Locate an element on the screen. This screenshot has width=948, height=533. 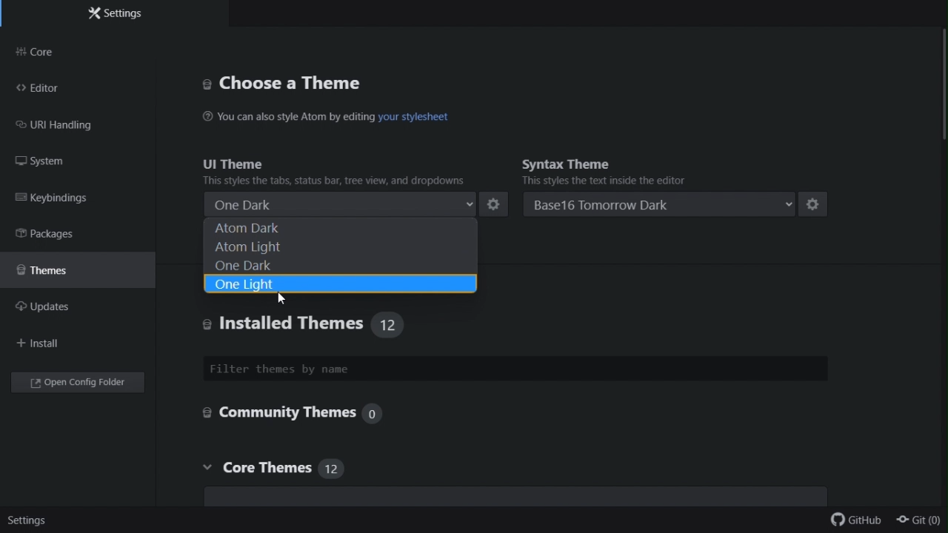
Syntax theme is located at coordinates (655, 160).